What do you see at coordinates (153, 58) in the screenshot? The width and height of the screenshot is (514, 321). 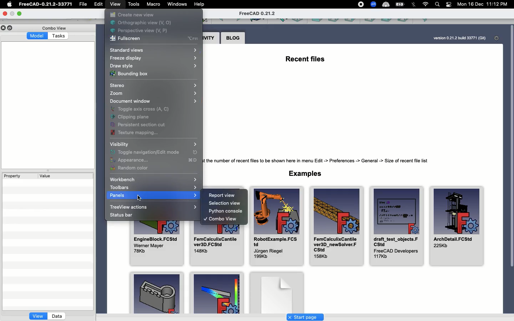 I see `Freeze display` at bounding box center [153, 58].